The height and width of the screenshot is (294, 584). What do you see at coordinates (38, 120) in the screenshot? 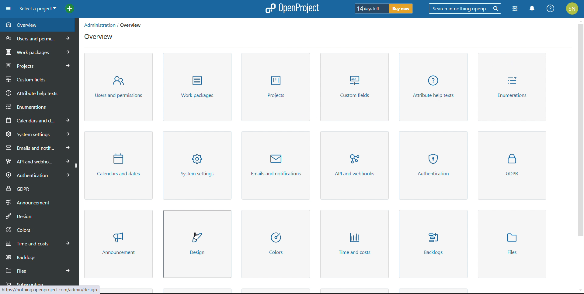
I see `calendars and dates` at bounding box center [38, 120].